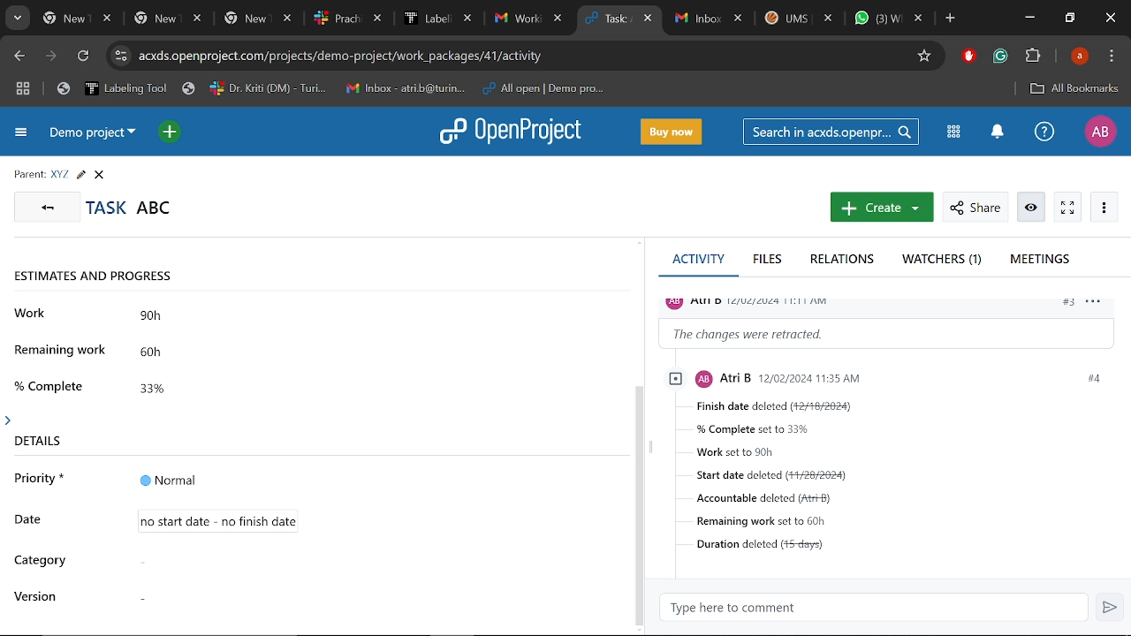 This screenshot has width=1131, height=636. Describe the element at coordinates (171, 134) in the screenshot. I see `Open quick add menu` at that location.